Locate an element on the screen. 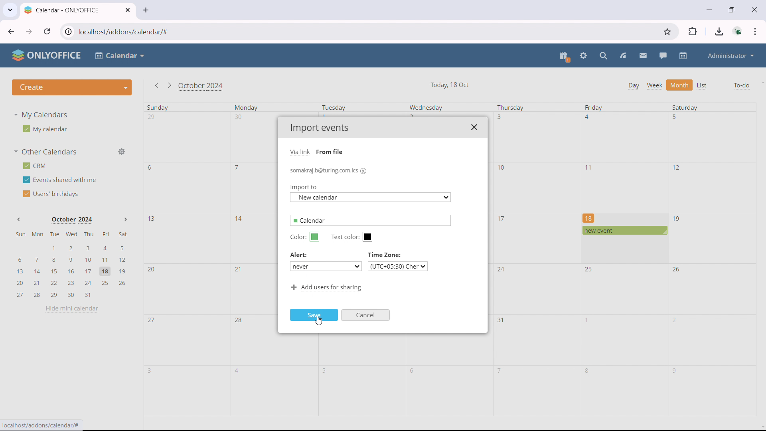 This screenshot has height=431, width=766. localhost/addons/calendar/# is located at coordinates (130, 32).